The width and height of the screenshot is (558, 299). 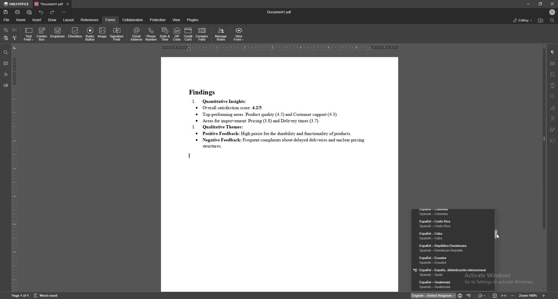 What do you see at coordinates (452, 285) in the screenshot?
I see `language` at bounding box center [452, 285].